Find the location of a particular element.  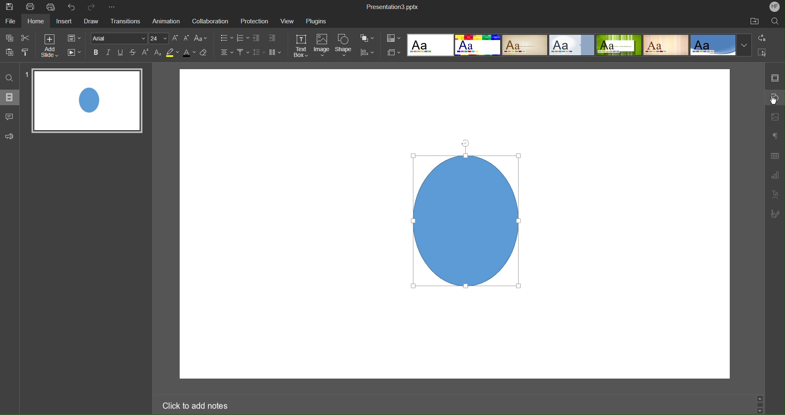

Underline is located at coordinates (121, 54).